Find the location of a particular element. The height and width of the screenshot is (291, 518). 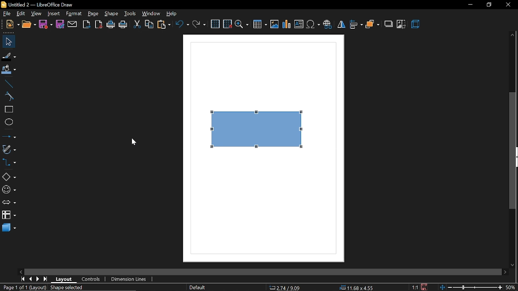

insert hyperlink is located at coordinates (328, 24).